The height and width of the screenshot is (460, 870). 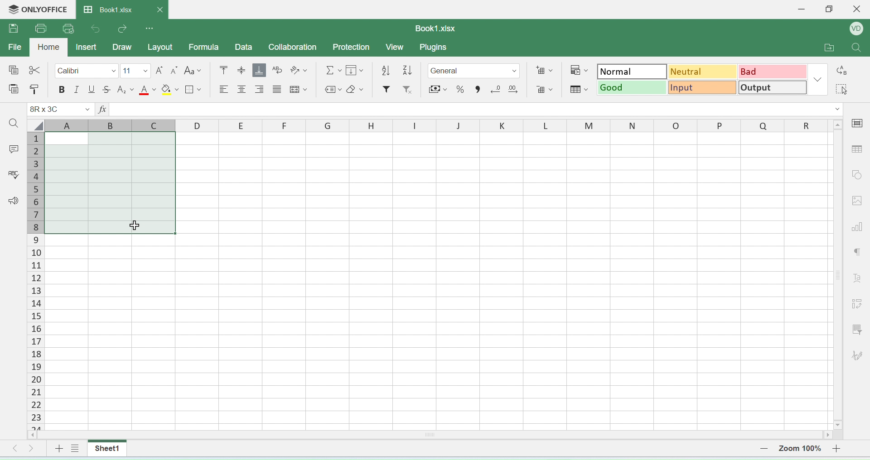 I want to click on profile, so click(x=857, y=28).